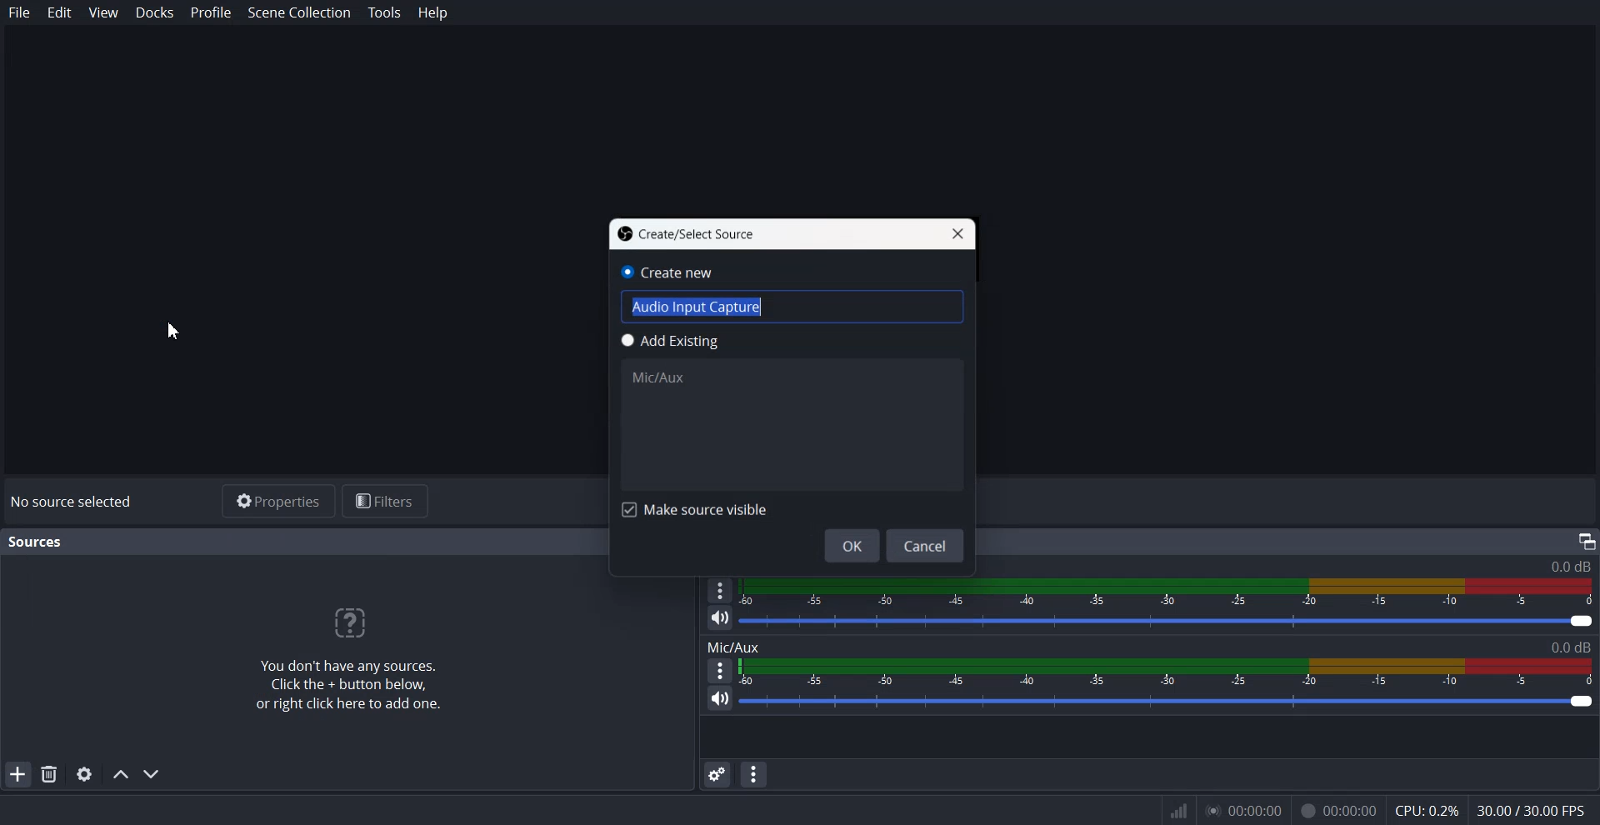  I want to click on Create New, so click(681, 274).